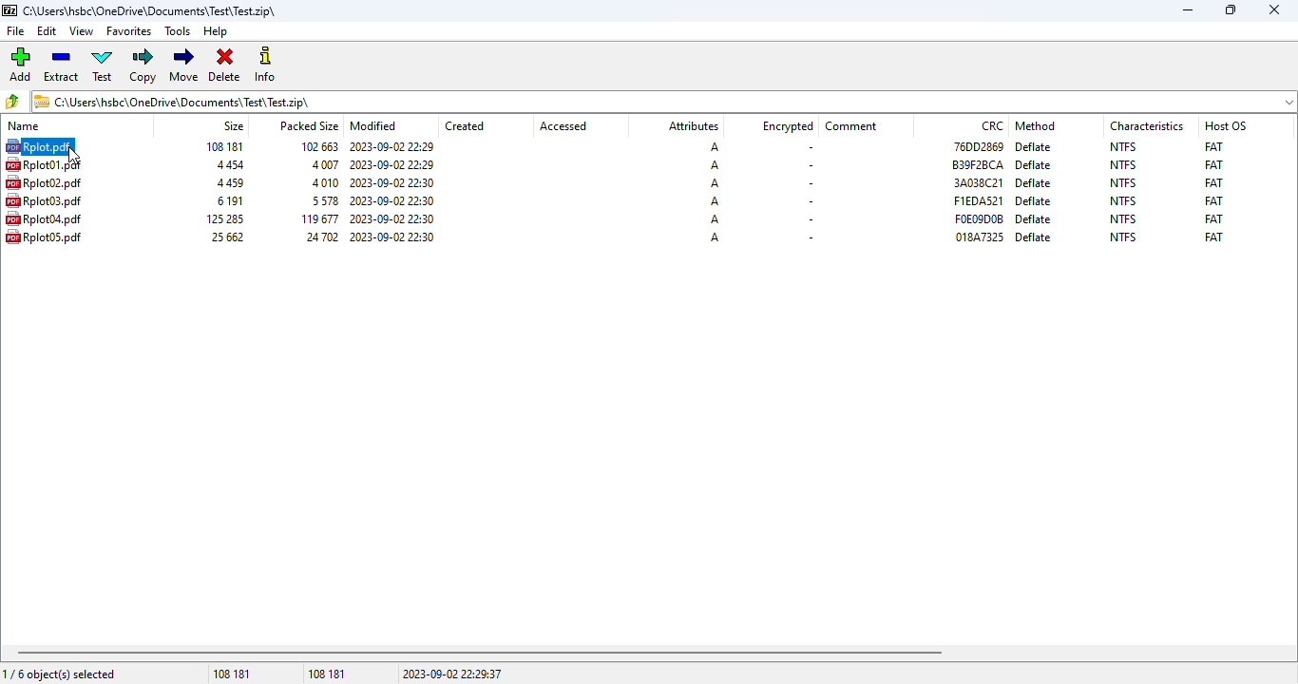  I want to click on file, so click(44, 218).